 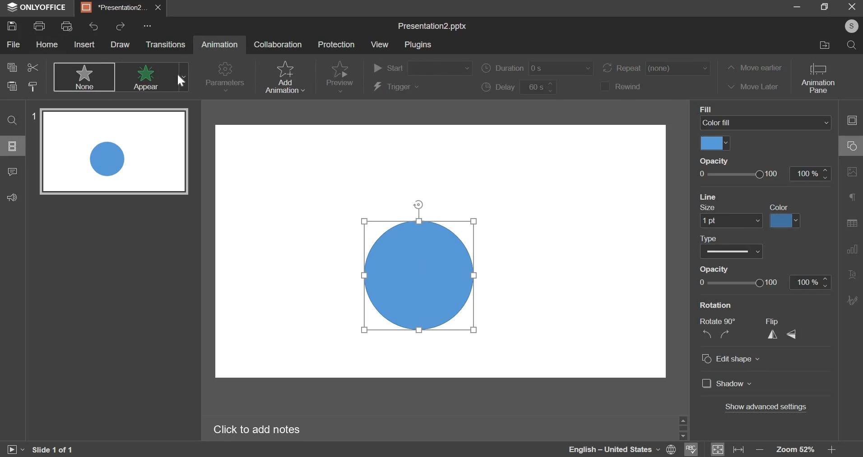 I want to click on 1, so click(x=30, y=117).